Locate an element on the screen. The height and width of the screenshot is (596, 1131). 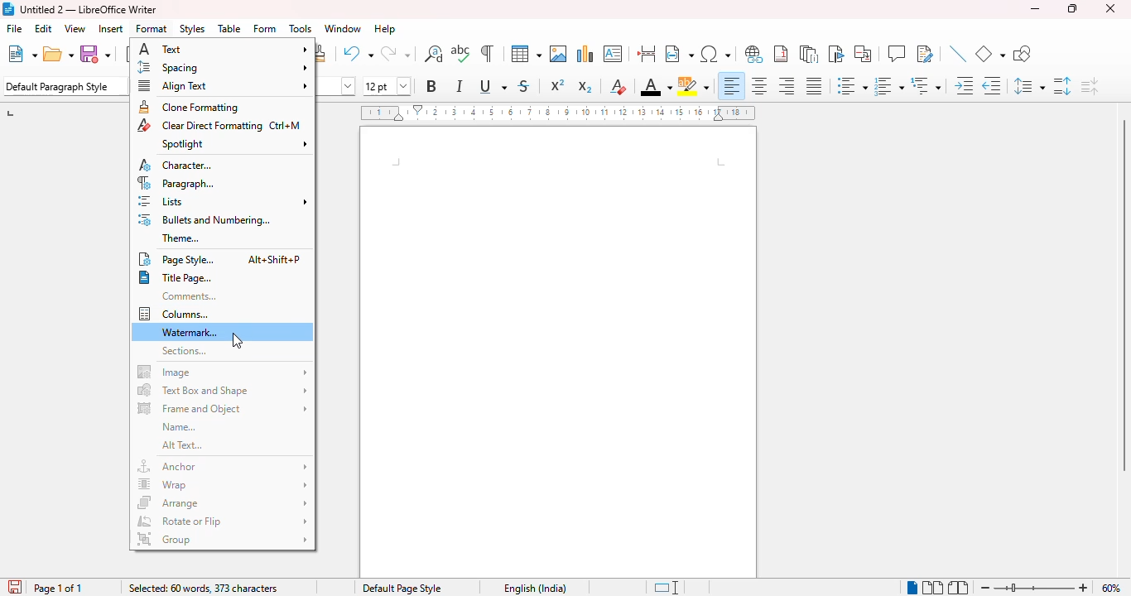
strikethrough is located at coordinates (523, 86).